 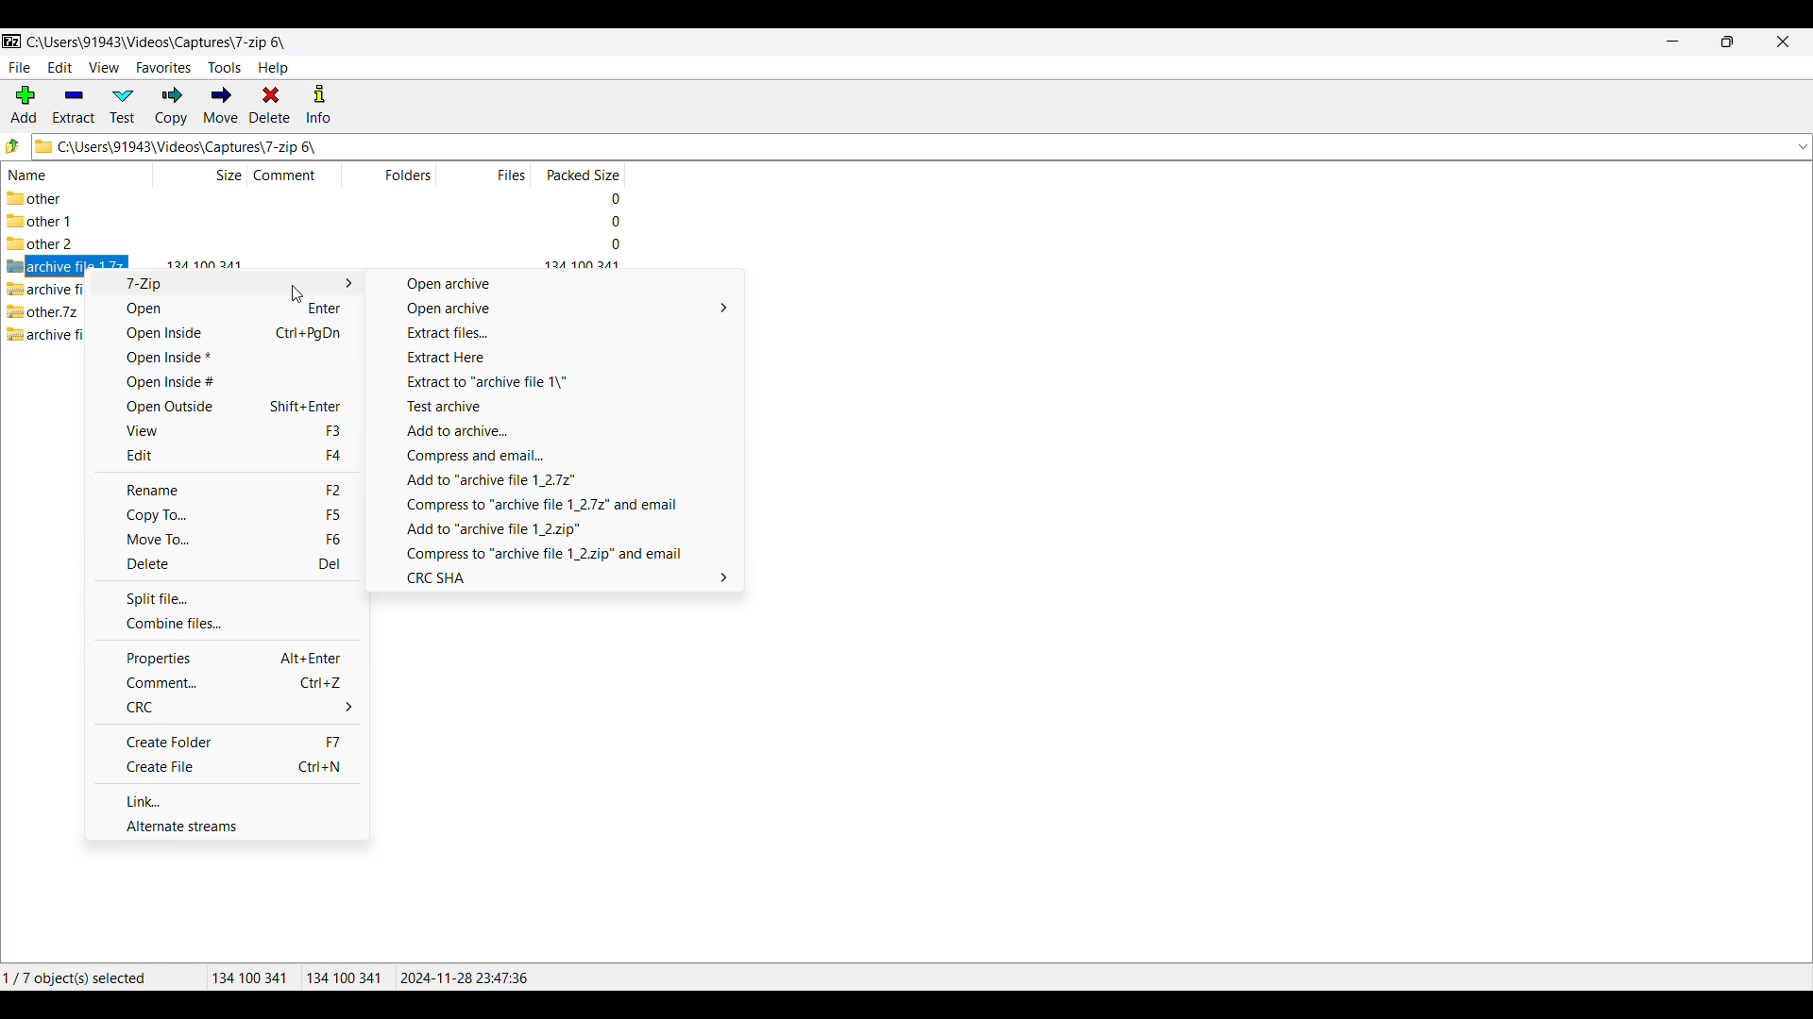 I want to click on C:\Users\91943\Videos\Captures\7-zip 6\, so click(x=148, y=42).